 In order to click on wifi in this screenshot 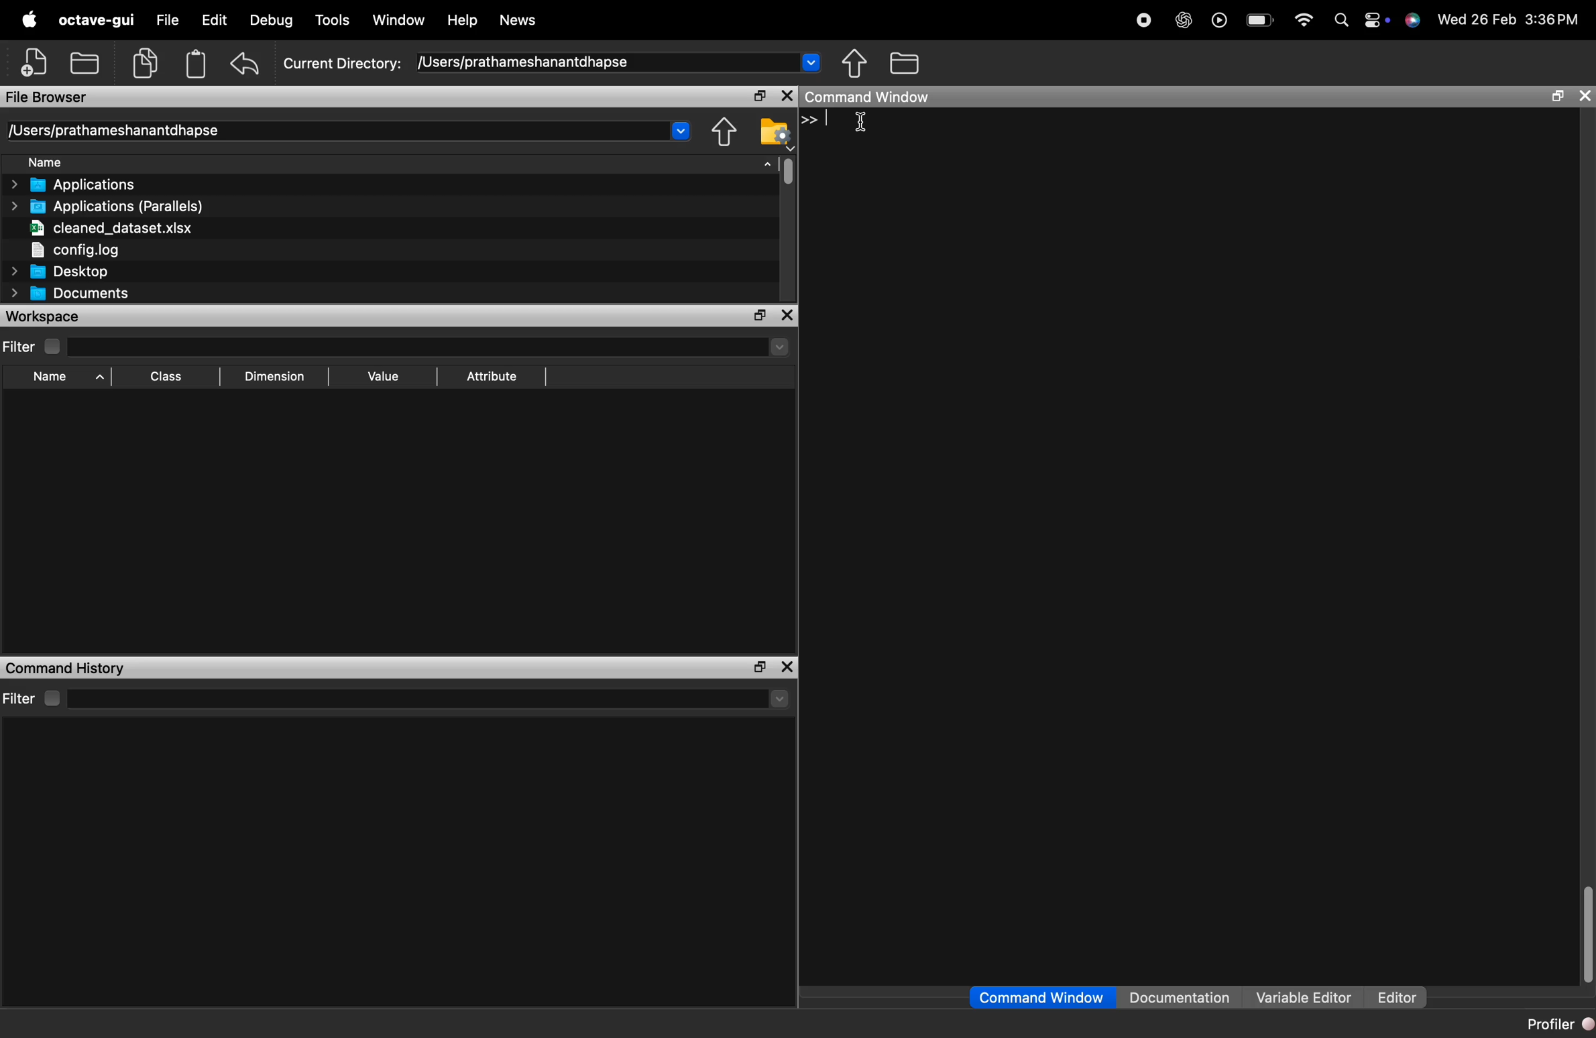, I will do `click(1307, 21)`.